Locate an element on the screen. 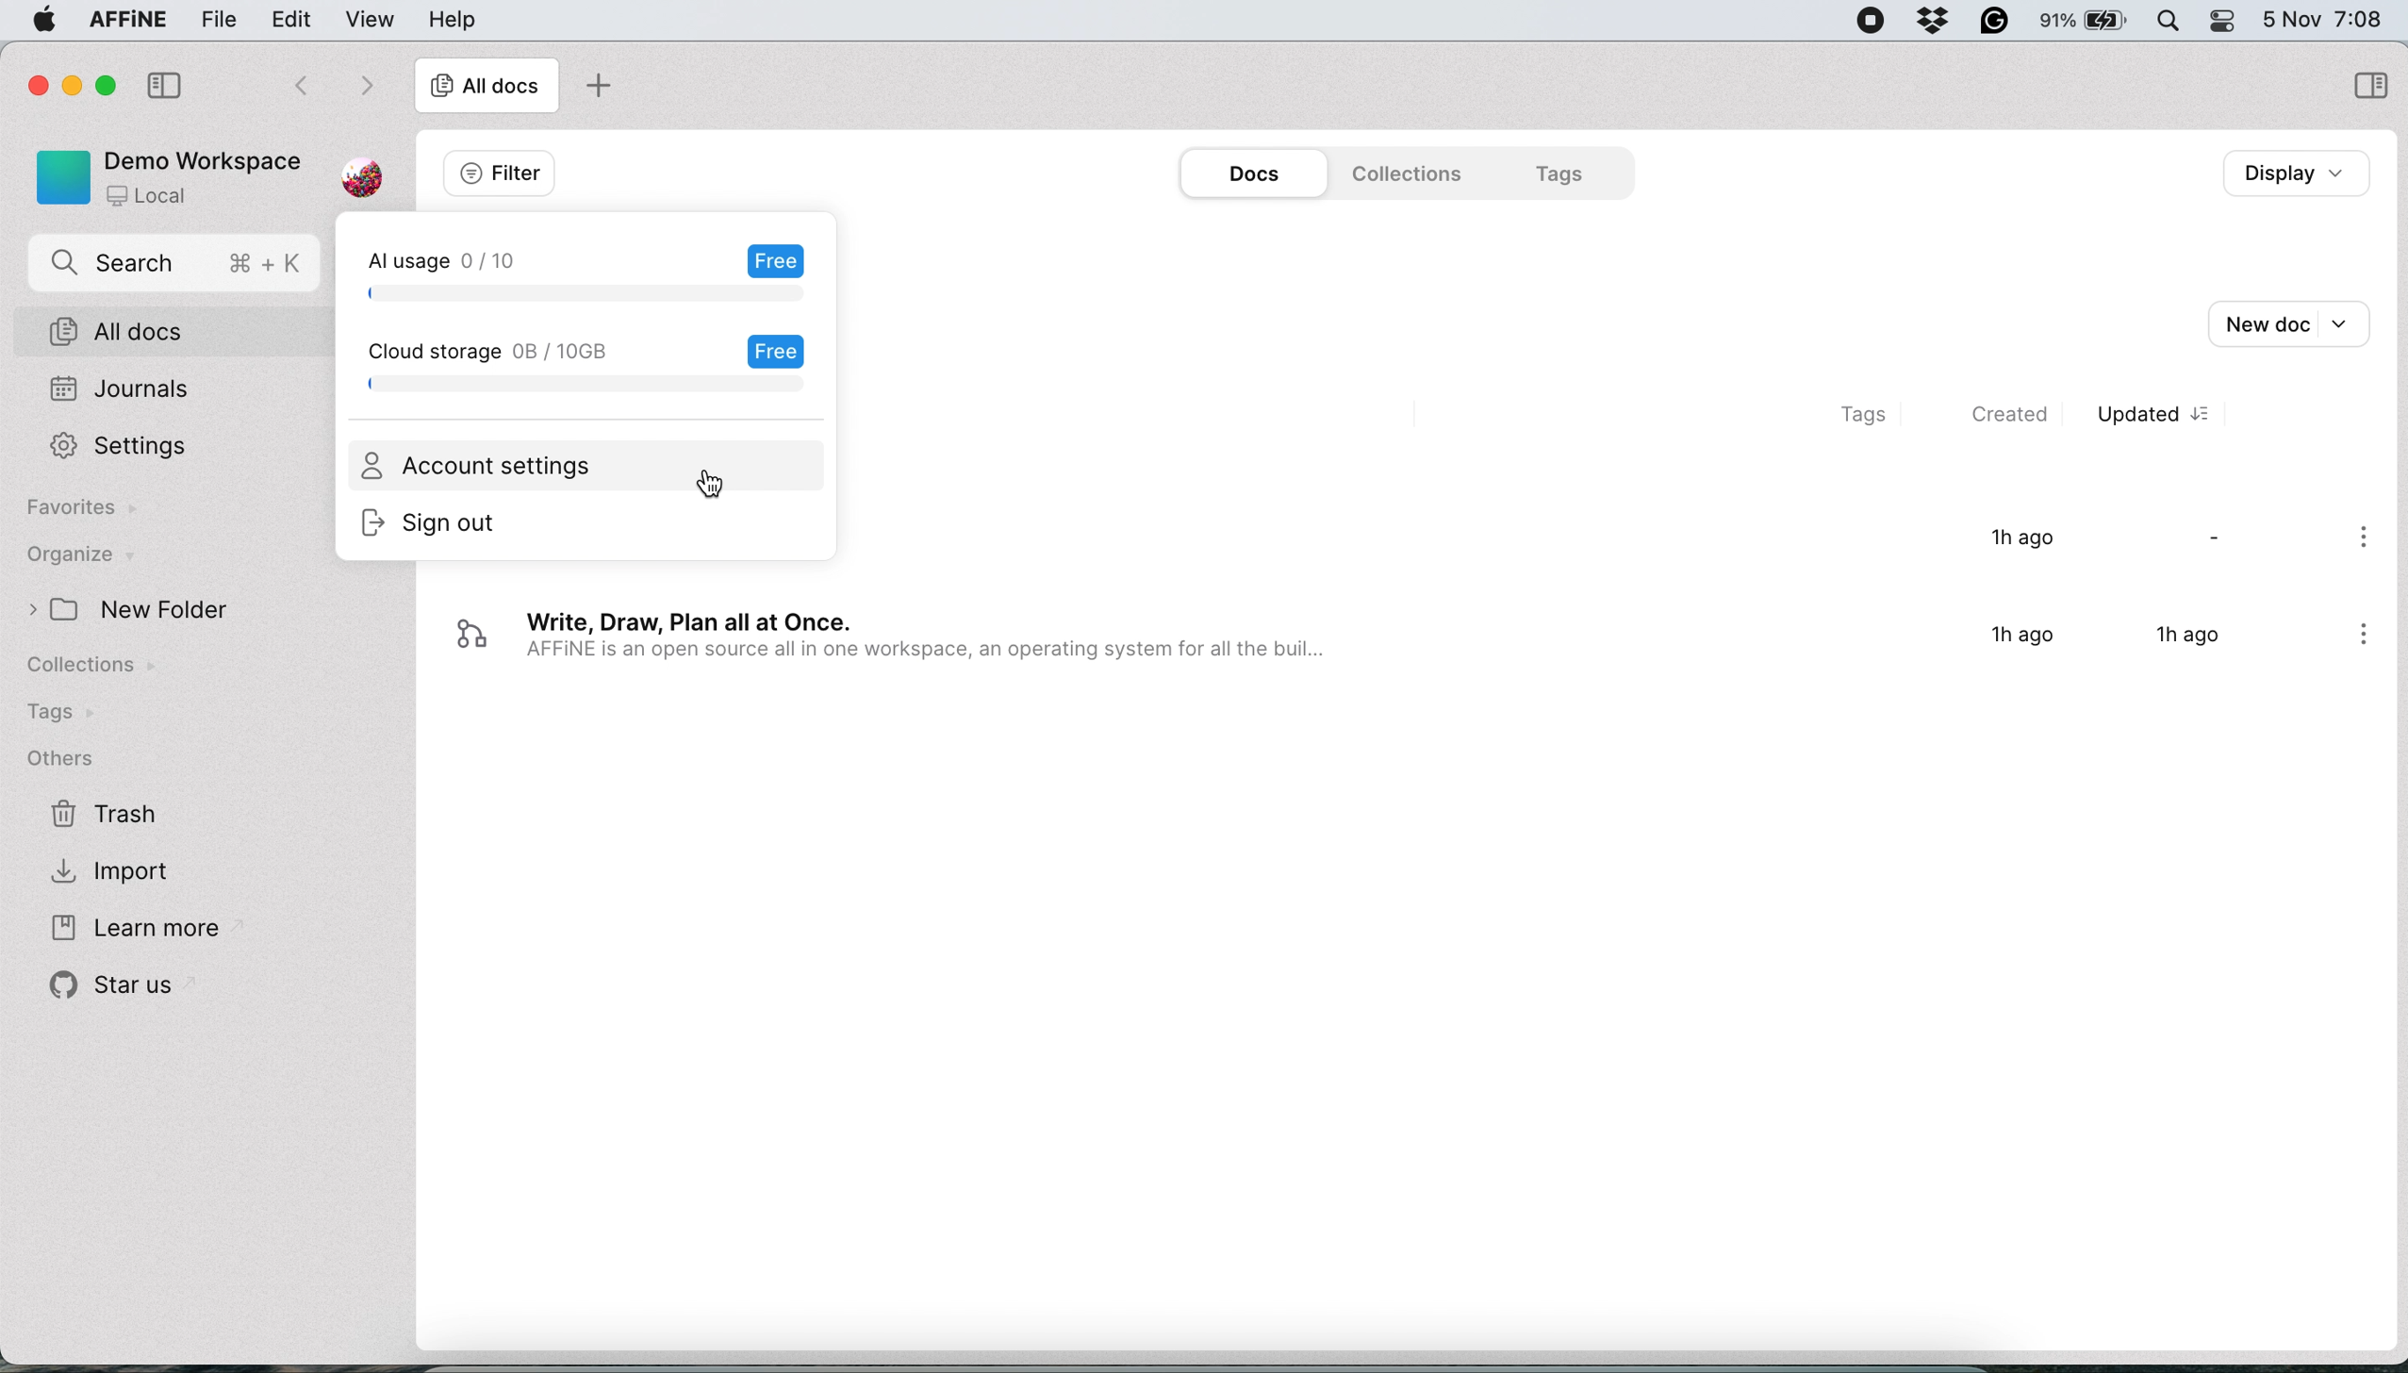  star us is located at coordinates (108, 990).